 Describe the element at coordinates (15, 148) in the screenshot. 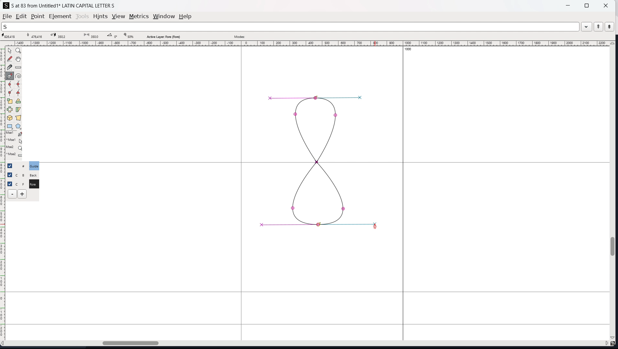

I see `Mse2` at that location.